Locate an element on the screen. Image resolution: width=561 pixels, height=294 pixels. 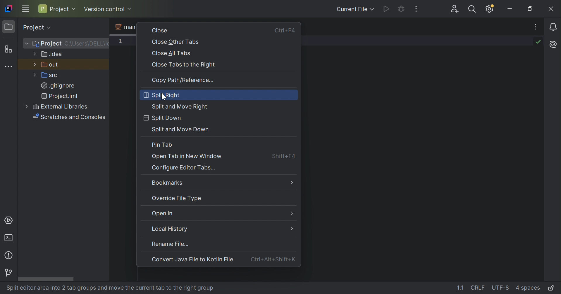
Copy path/reference... is located at coordinates (184, 80).